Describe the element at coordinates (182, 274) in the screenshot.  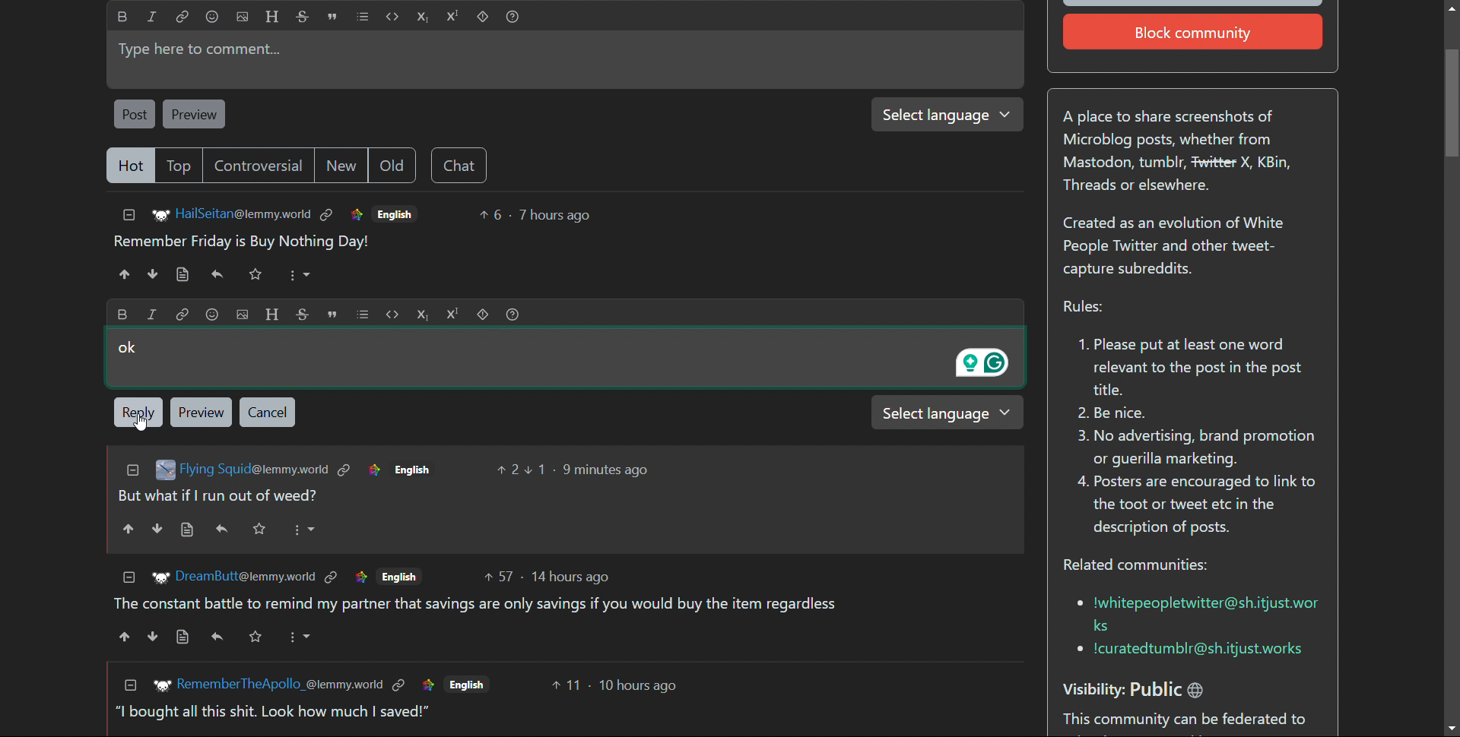
I see `view source` at that location.